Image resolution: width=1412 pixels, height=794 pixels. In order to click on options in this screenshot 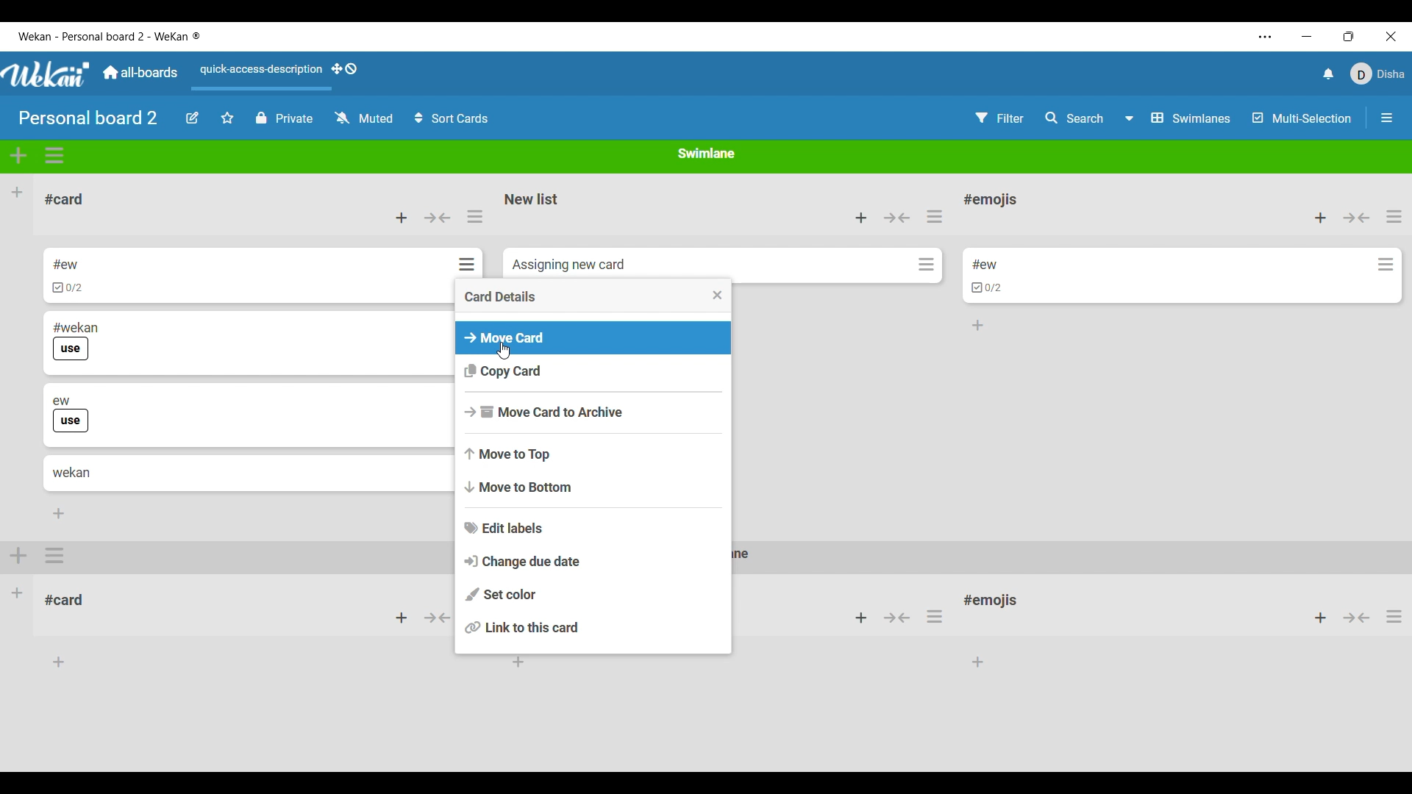, I will do `click(57, 556)`.